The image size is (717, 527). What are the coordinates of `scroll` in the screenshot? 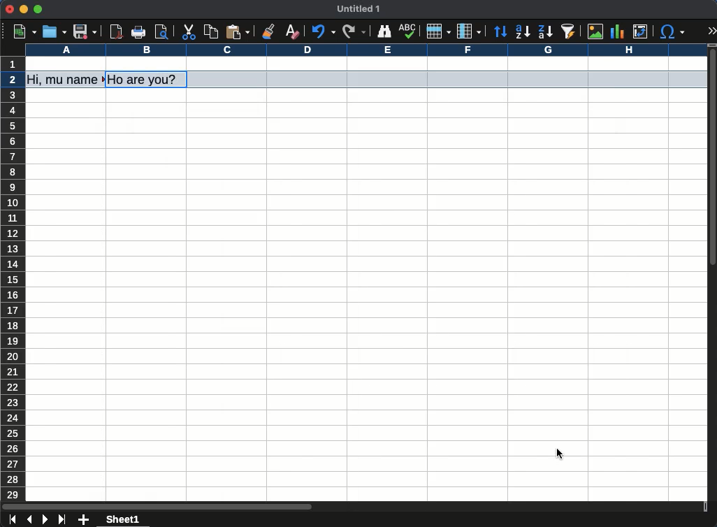 It's located at (713, 273).